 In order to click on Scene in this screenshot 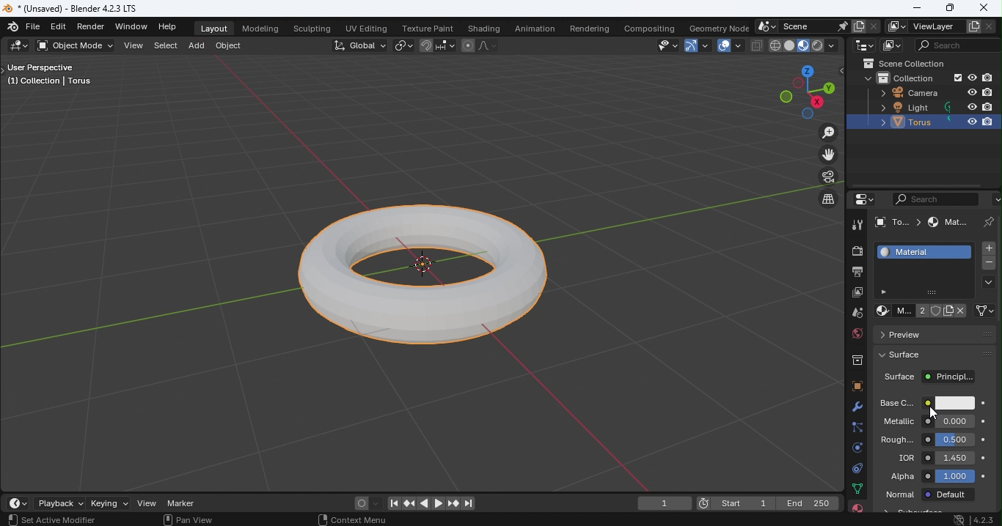, I will do `click(802, 25)`.